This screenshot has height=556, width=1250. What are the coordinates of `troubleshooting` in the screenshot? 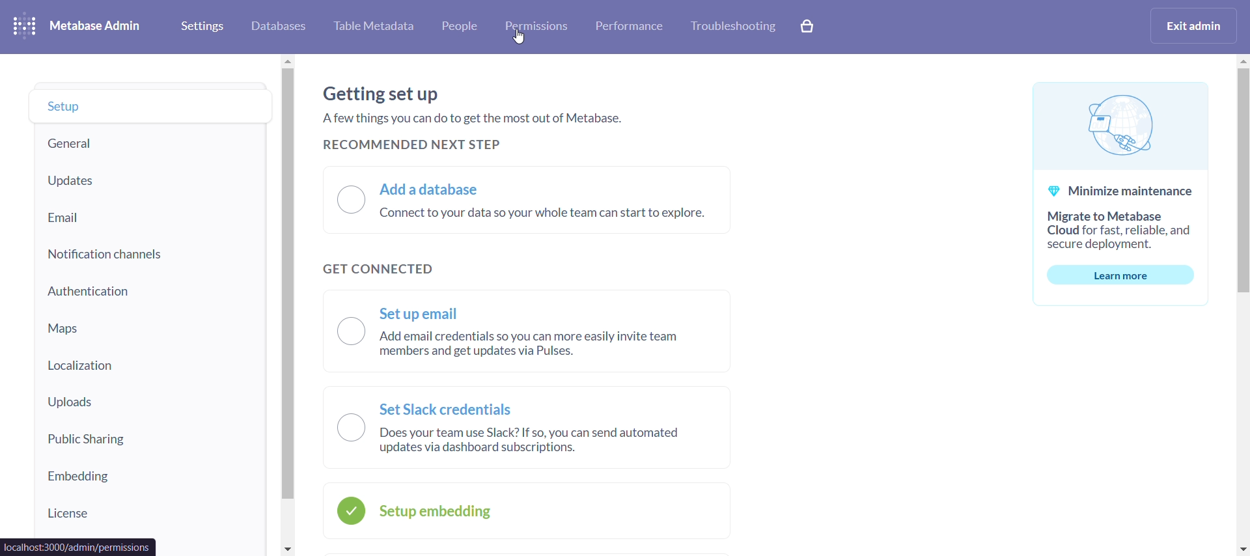 It's located at (733, 27).